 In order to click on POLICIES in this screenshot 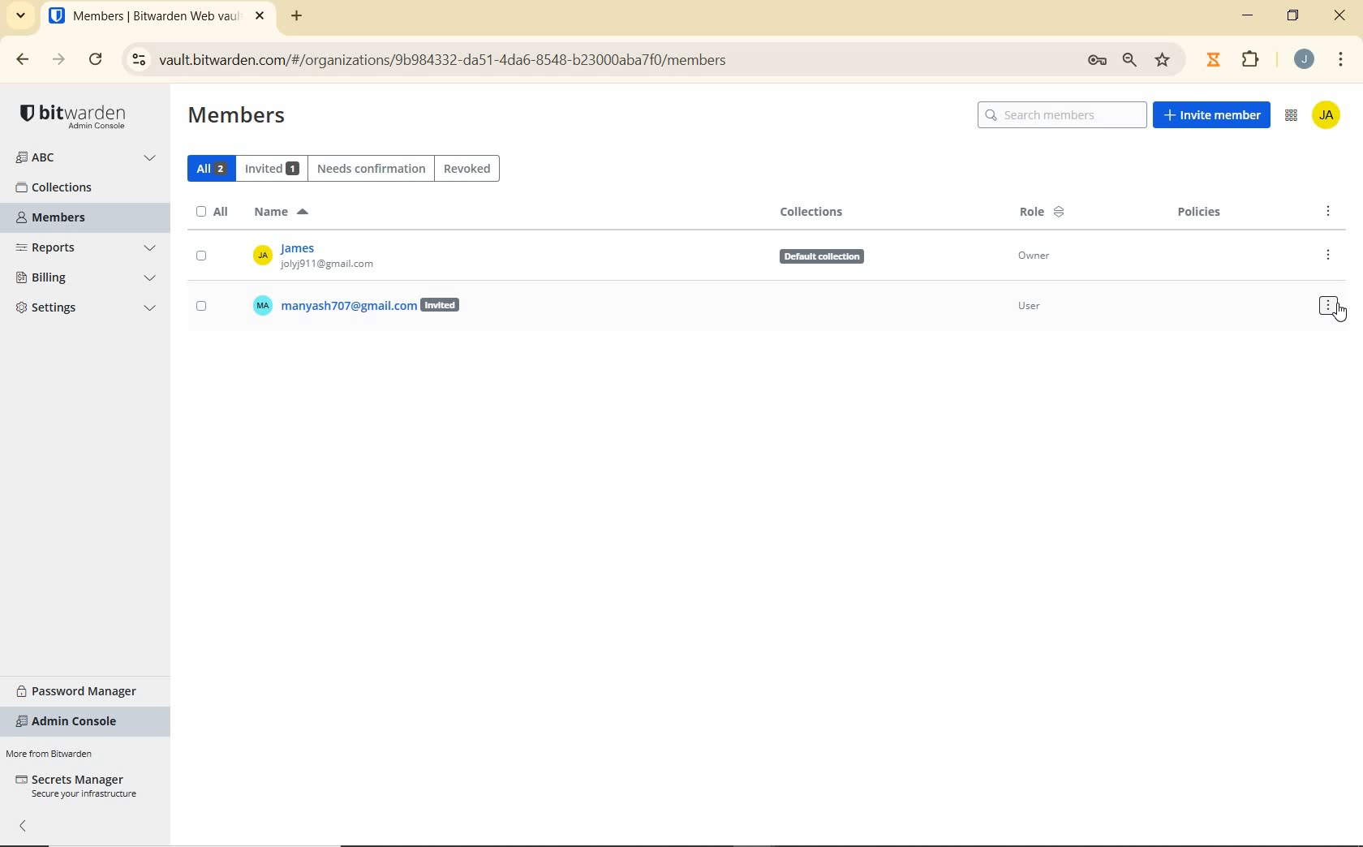, I will do `click(1202, 214)`.